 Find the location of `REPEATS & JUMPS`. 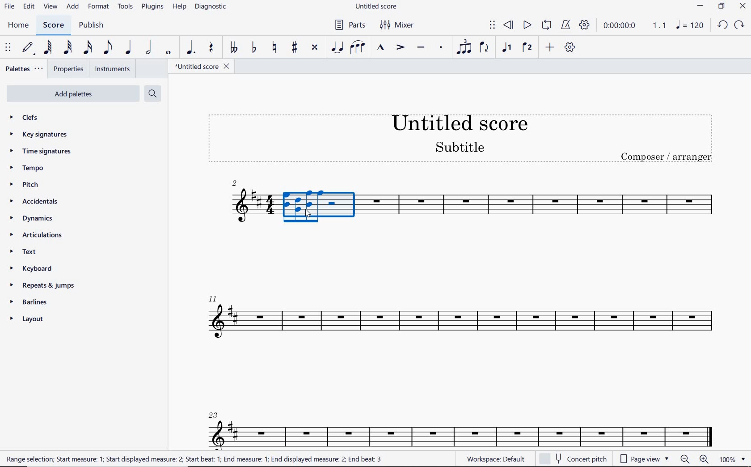

REPEATS & JUMPS is located at coordinates (42, 287).